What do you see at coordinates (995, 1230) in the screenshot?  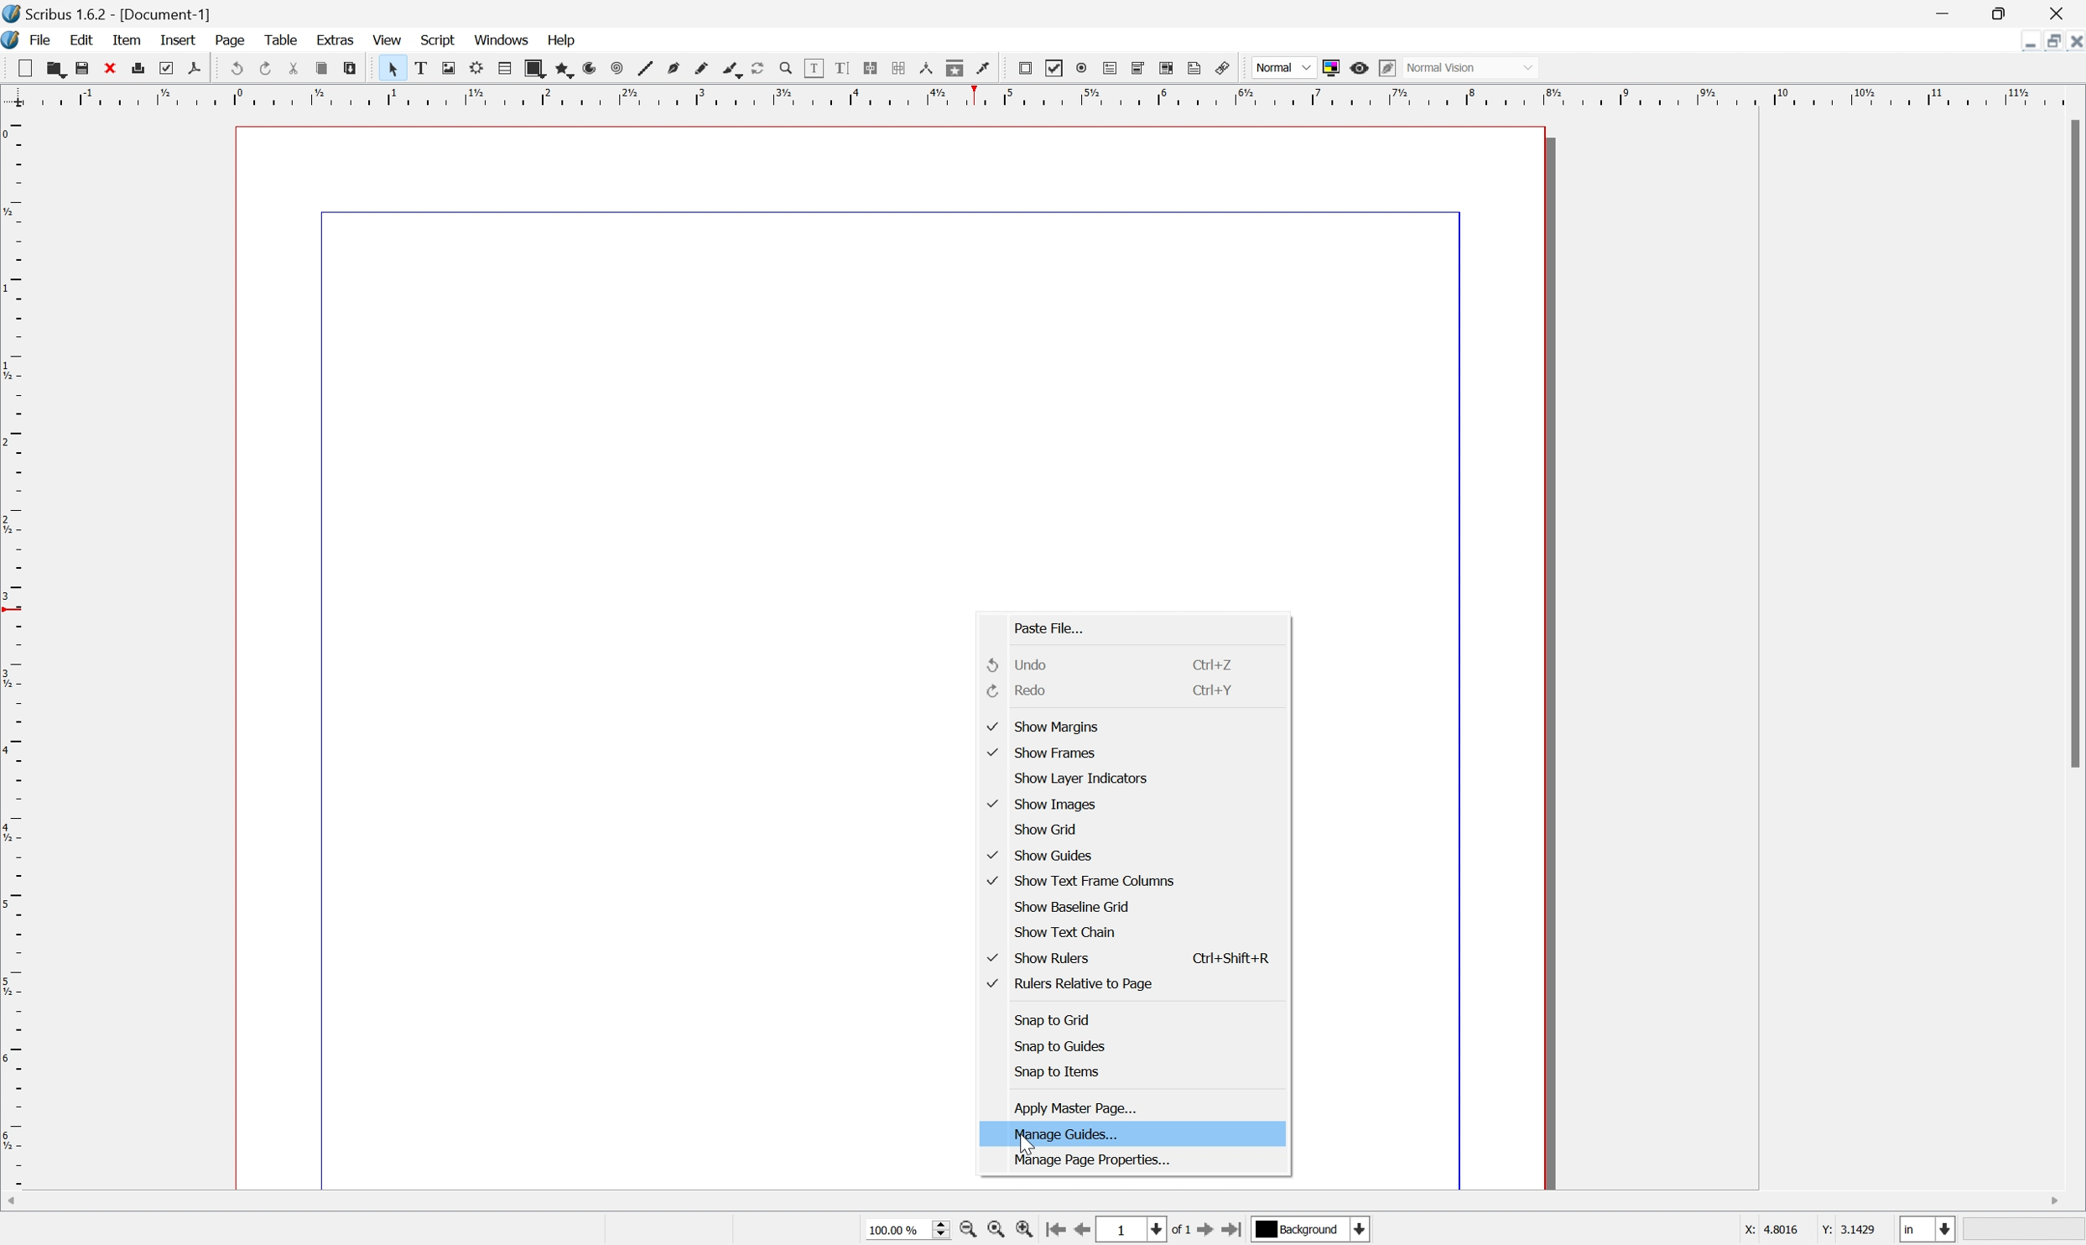 I see `zoom out` at bounding box center [995, 1230].